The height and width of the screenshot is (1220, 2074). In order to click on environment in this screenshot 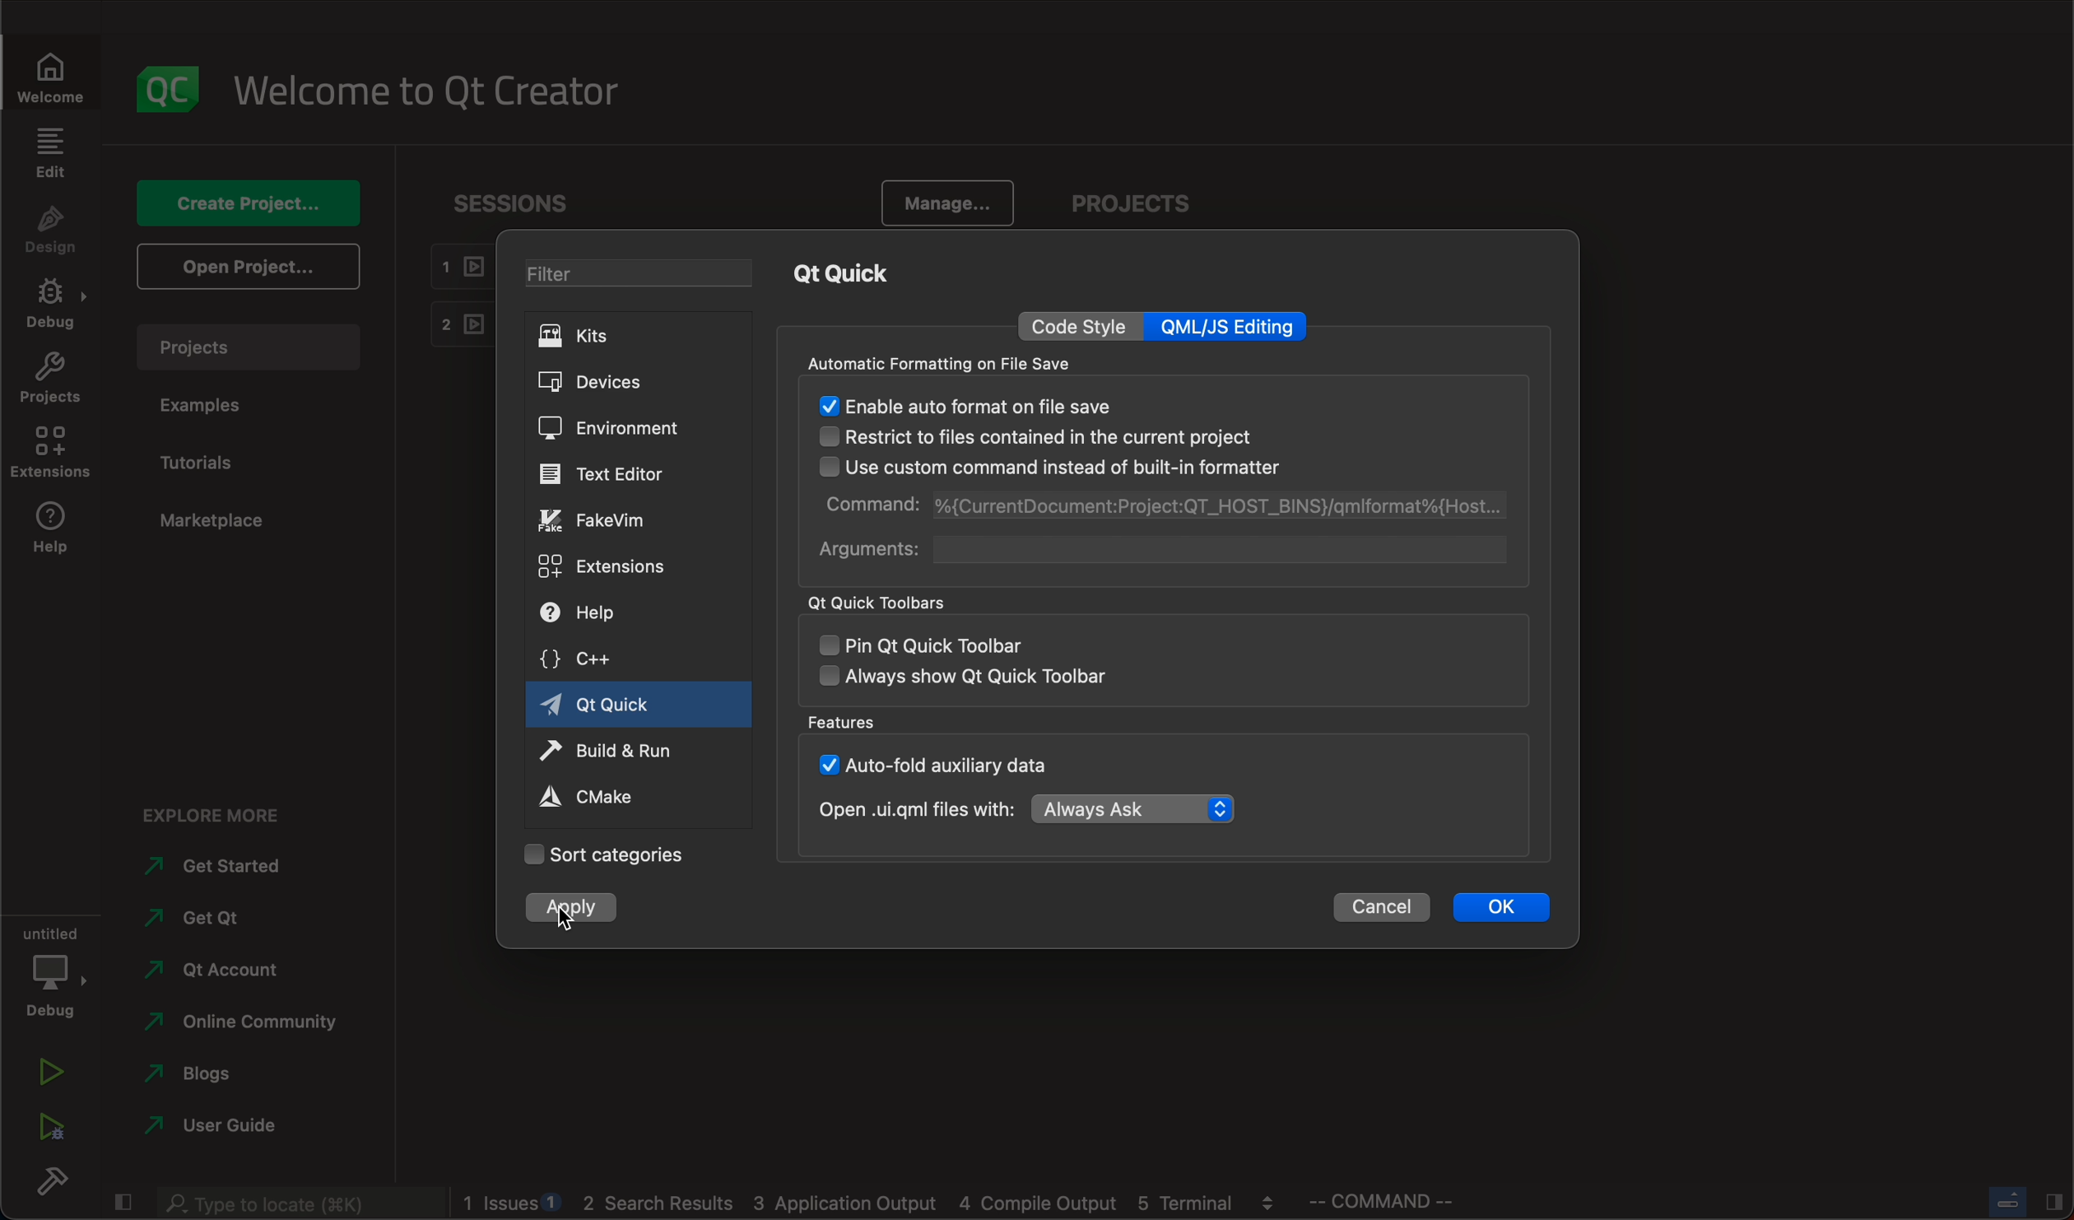, I will do `click(630, 434)`.